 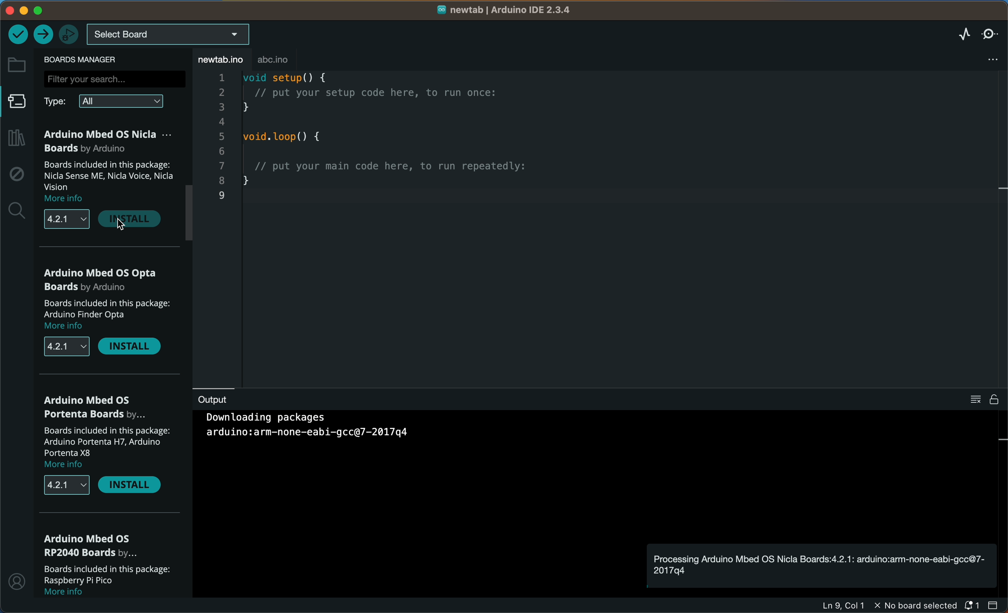 What do you see at coordinates (106, 575) in the screenshot?
I see `description` at bounding box center [106, 575].